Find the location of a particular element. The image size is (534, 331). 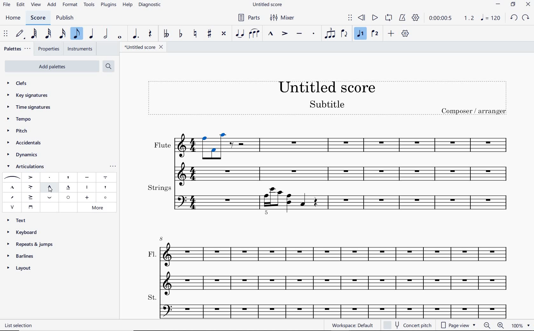

text is located at coordinates (19, 220).